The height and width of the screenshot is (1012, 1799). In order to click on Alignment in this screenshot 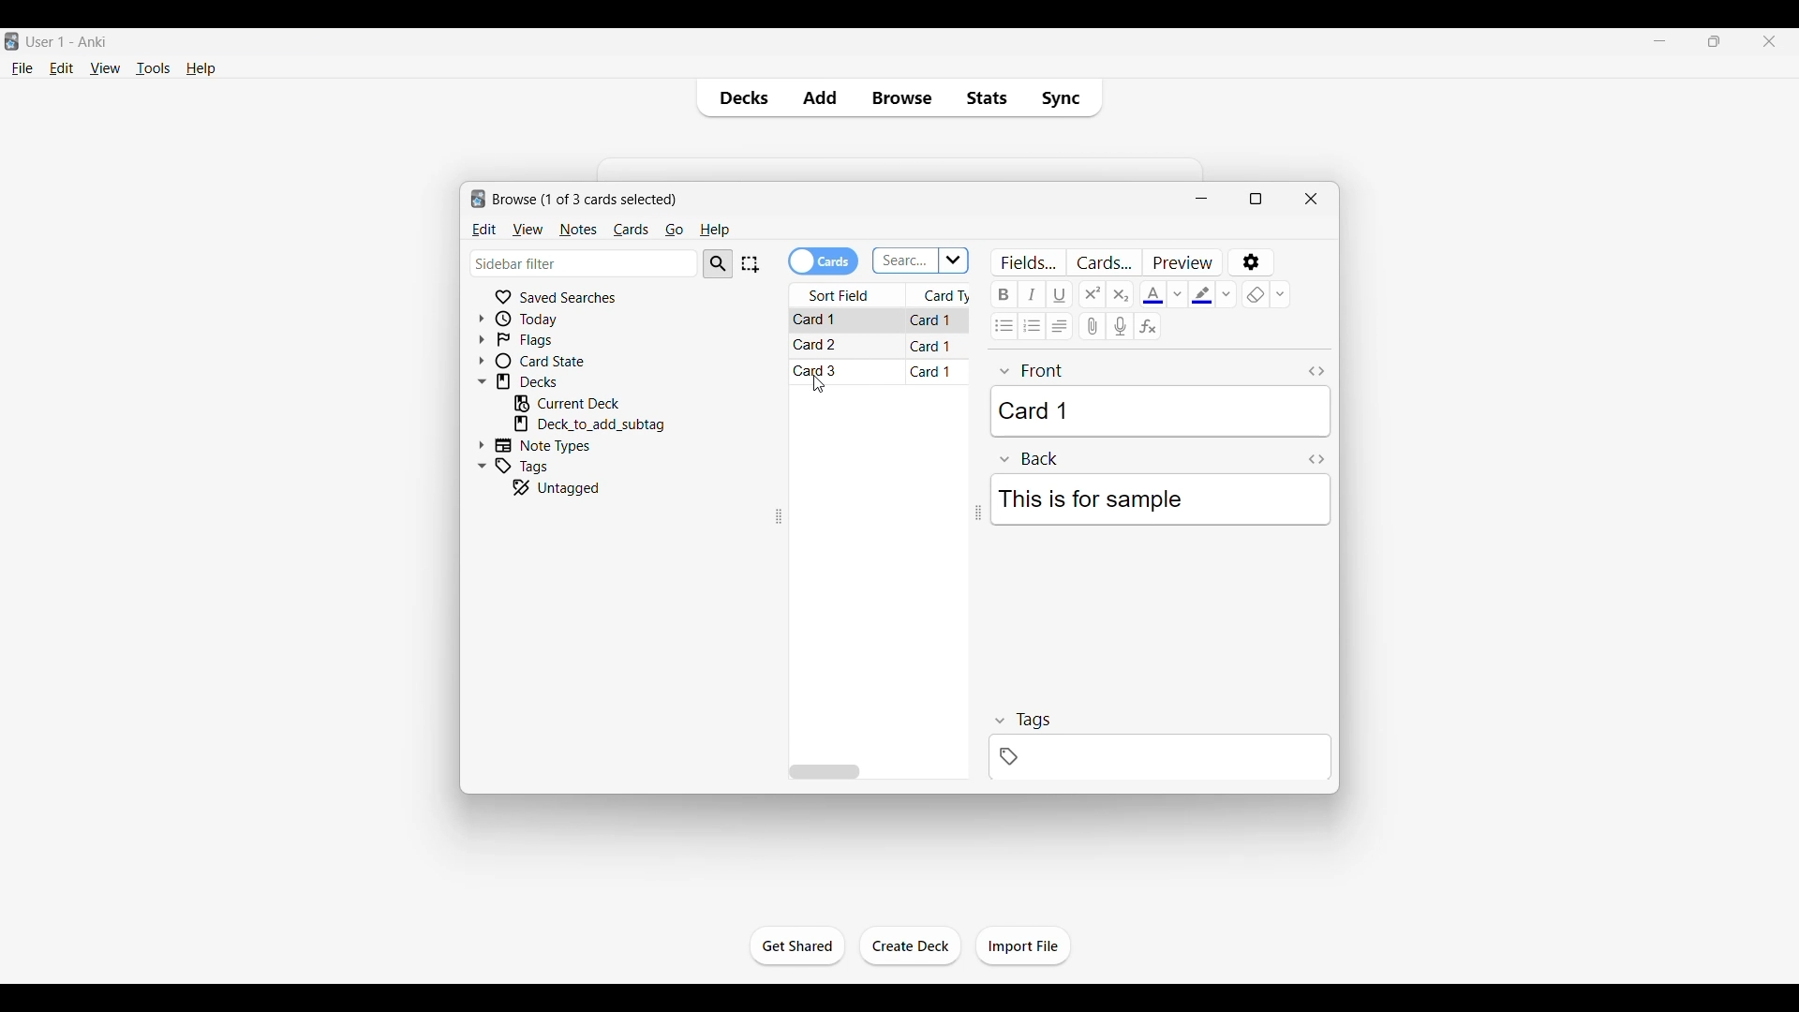, I will do `click(1059, 326)`.